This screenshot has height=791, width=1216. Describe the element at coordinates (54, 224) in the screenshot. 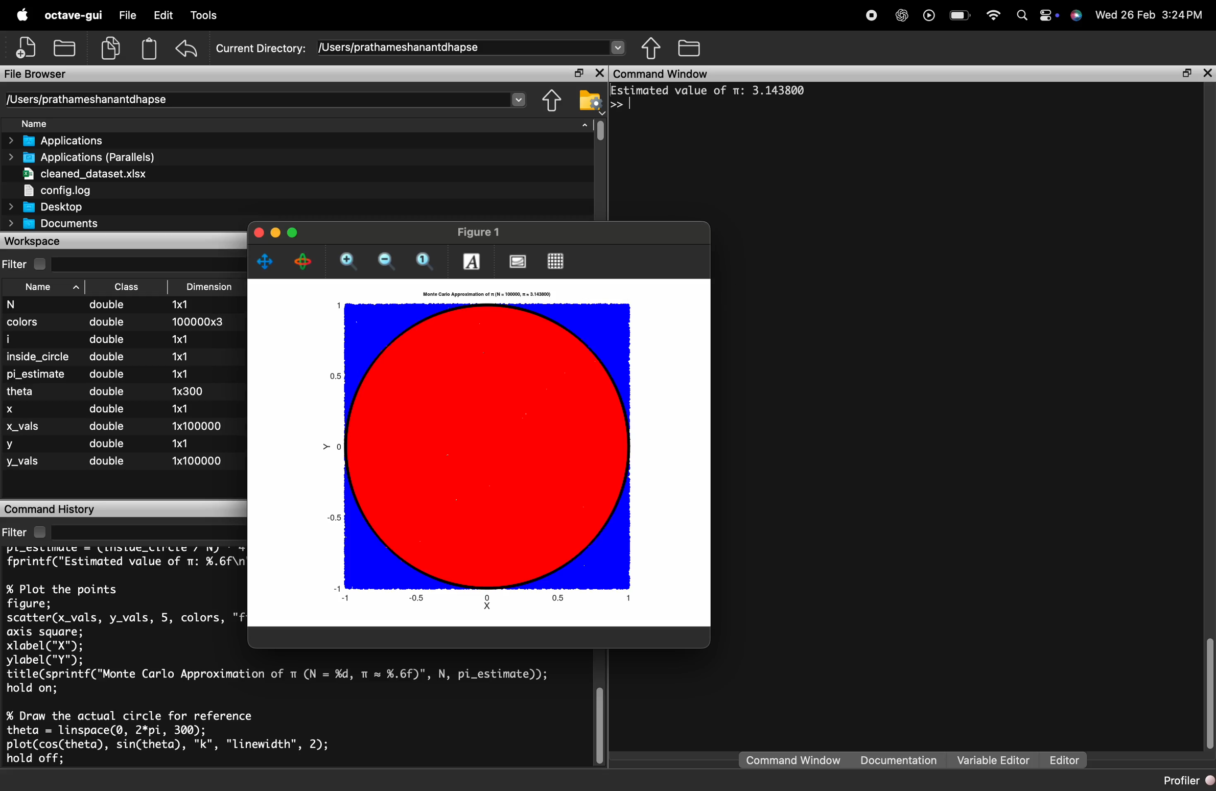

I see `Documents` at that location.